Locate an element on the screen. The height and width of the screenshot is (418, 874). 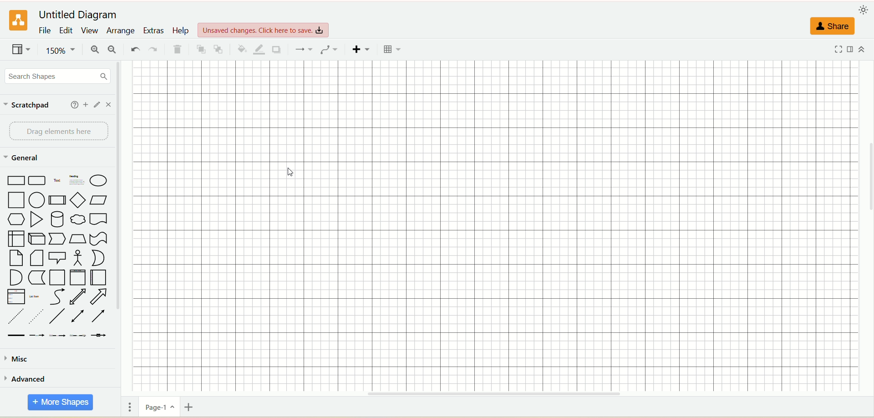
undo is located at coordinates (135, 48).